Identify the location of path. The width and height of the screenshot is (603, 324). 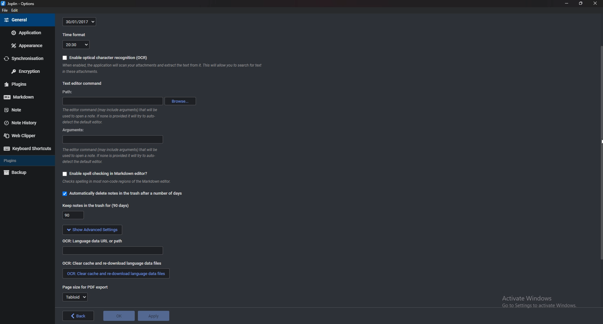
(111, 101).